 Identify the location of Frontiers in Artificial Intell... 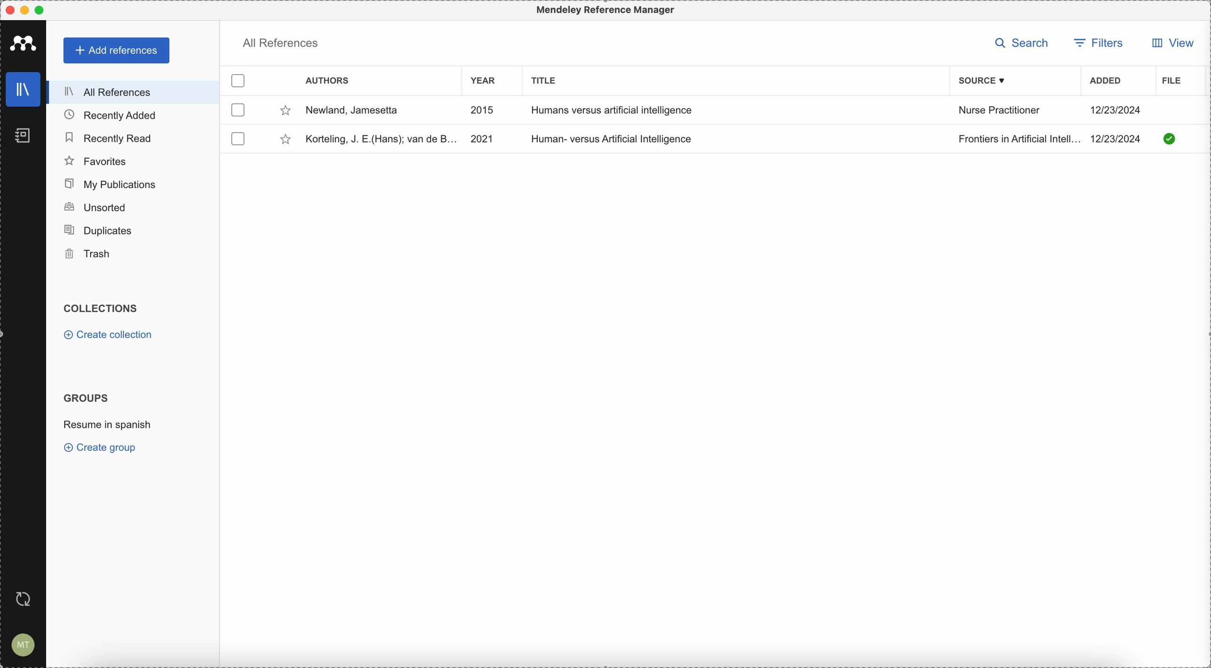
(1017, 138).